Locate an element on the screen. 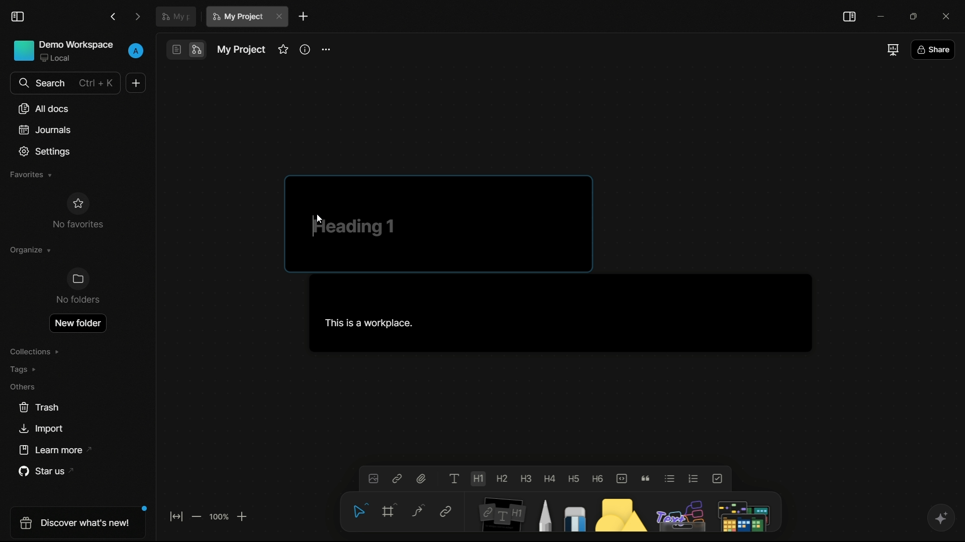  insert image is located at coordinates (374, 478).